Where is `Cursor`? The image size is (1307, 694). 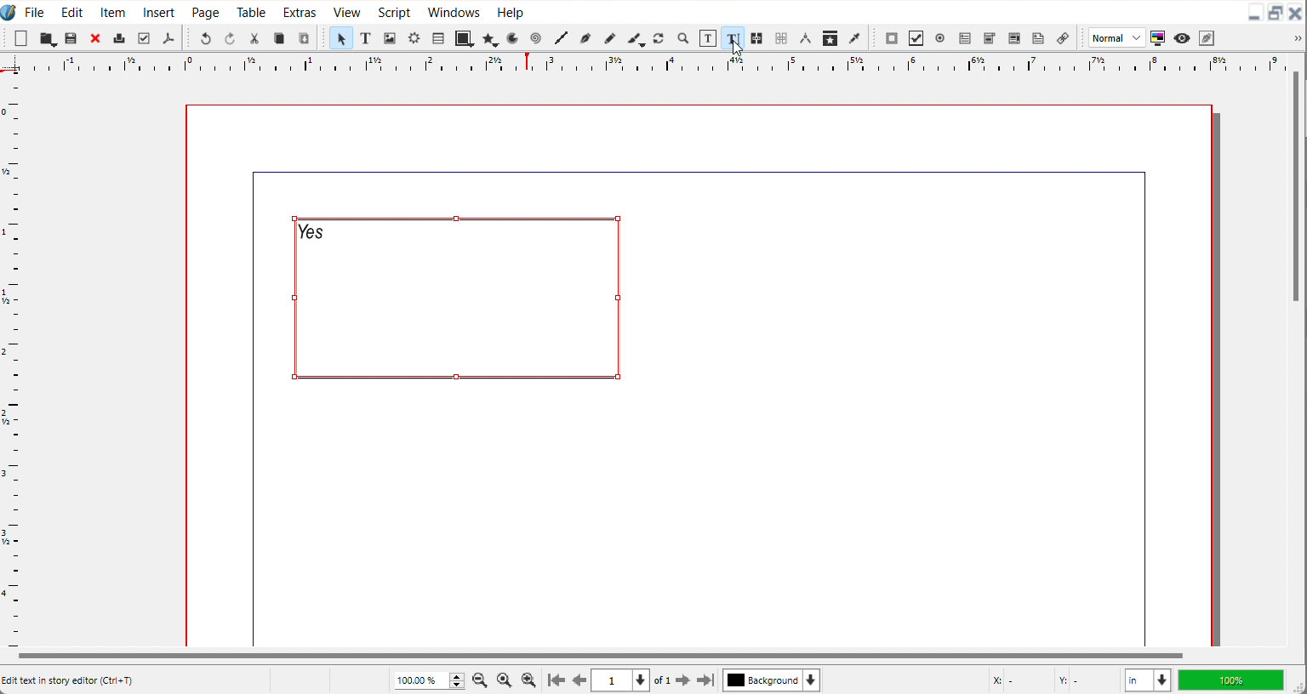 Cursor is located at coordinates (737, 49).